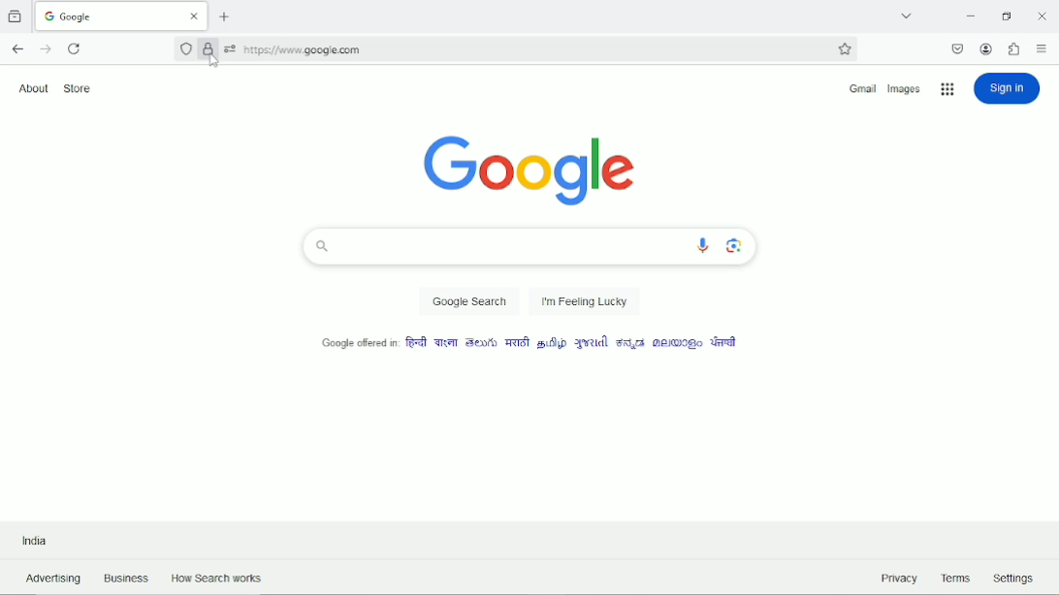 This screenshot has width=1059, height=595. Describe the element at coordinates (1042, 48) in the screenshot. I see `Open application menu` at that location.